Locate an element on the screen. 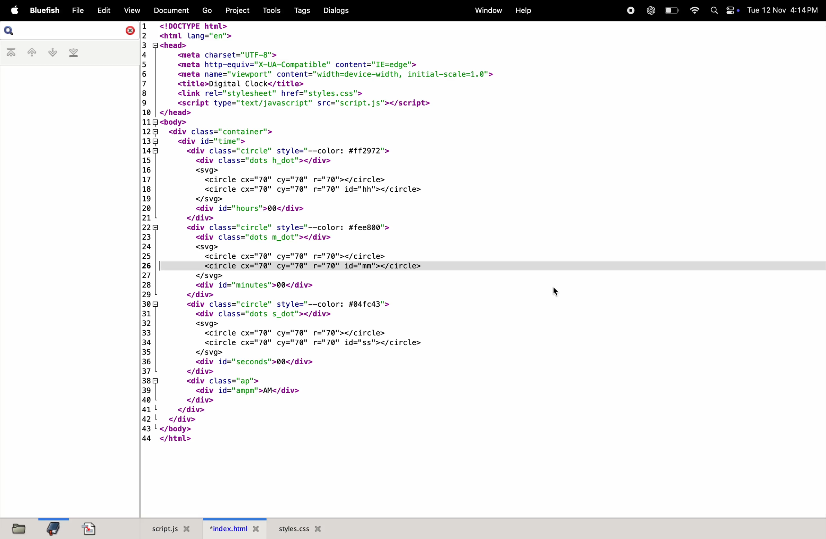  bluefish is located at coordinates (43, 11).